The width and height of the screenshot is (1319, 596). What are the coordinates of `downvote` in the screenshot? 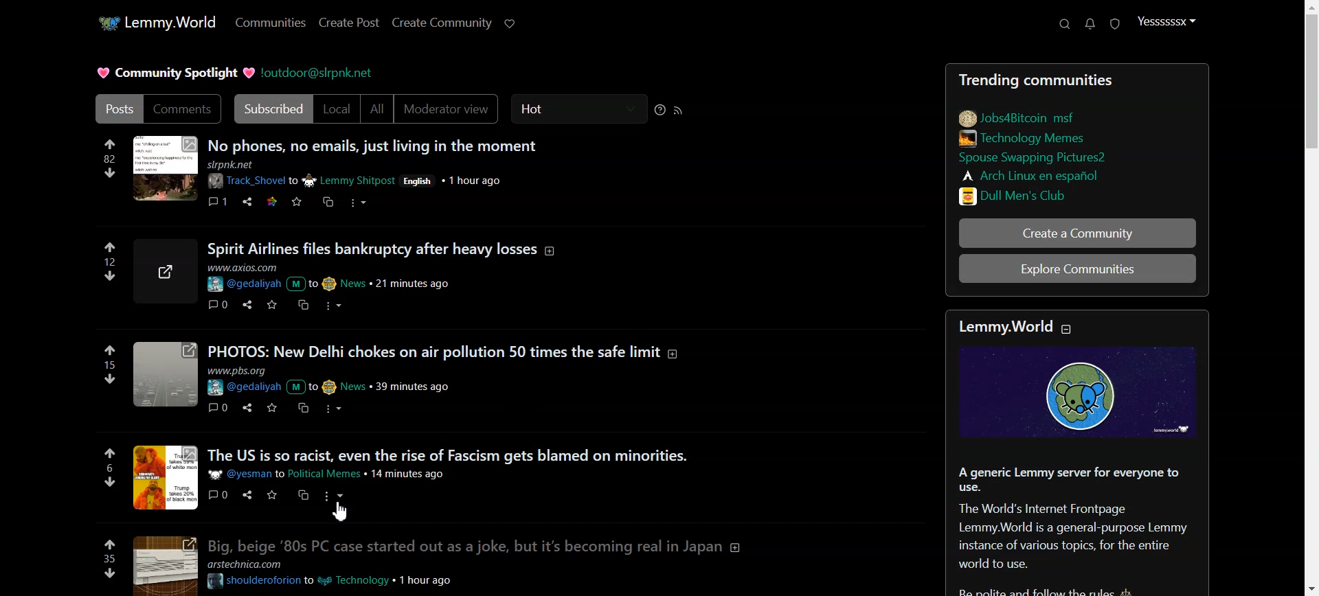 It's located at (110, 172).